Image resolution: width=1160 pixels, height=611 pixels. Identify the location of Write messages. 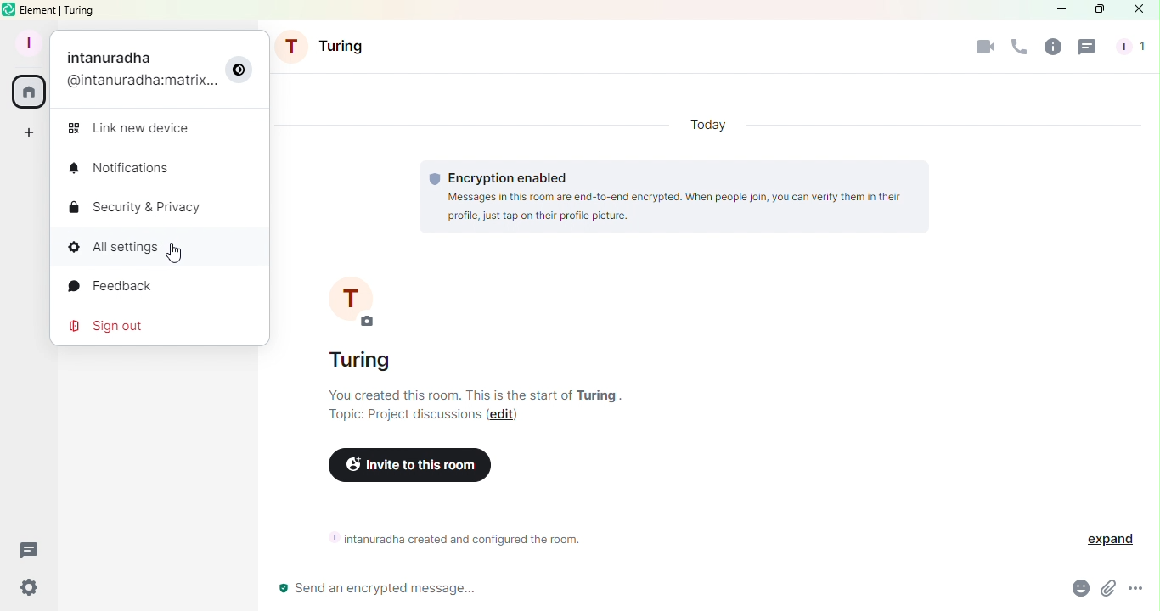
(637, 589).